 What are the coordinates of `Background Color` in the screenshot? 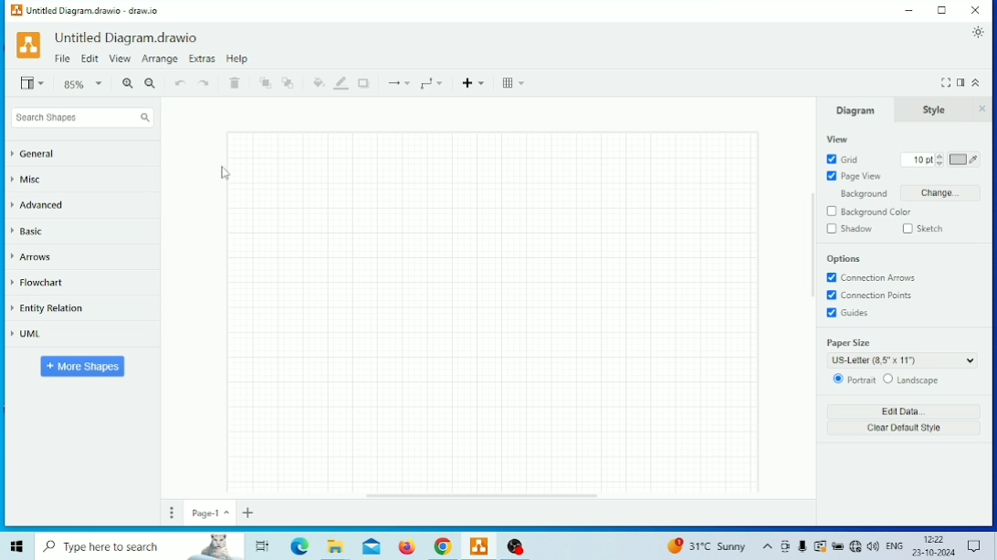 It's located at (869, 212).